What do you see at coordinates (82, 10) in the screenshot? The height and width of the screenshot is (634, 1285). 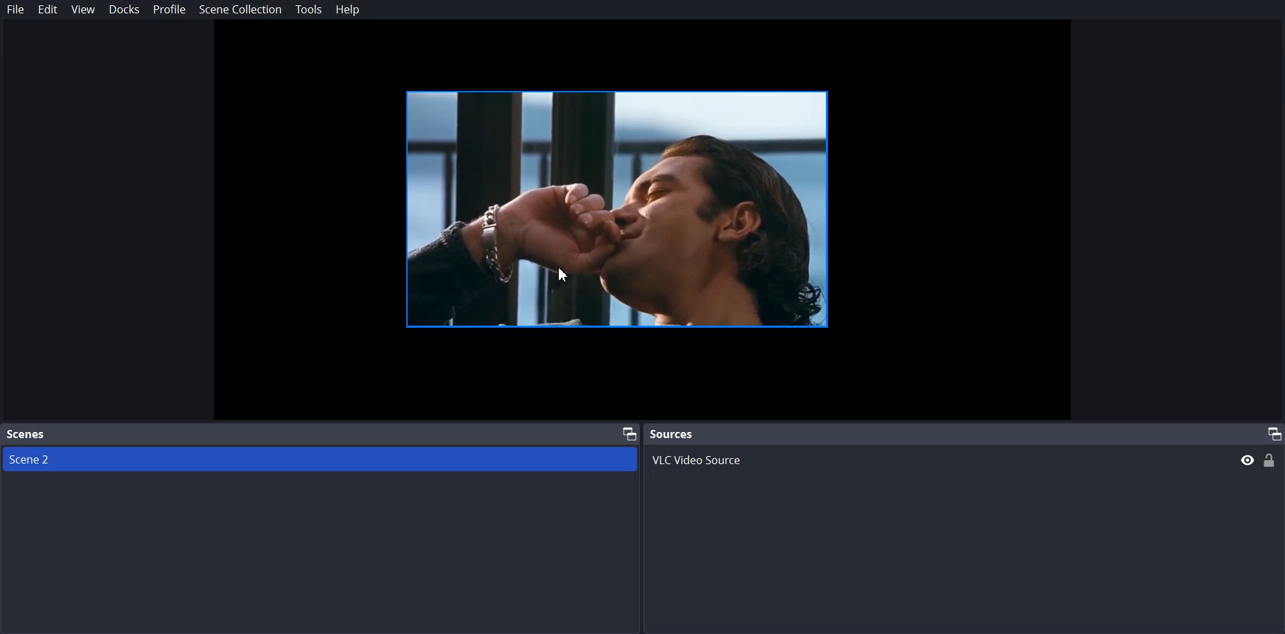 I see `View` at bounding box center [82, 10].